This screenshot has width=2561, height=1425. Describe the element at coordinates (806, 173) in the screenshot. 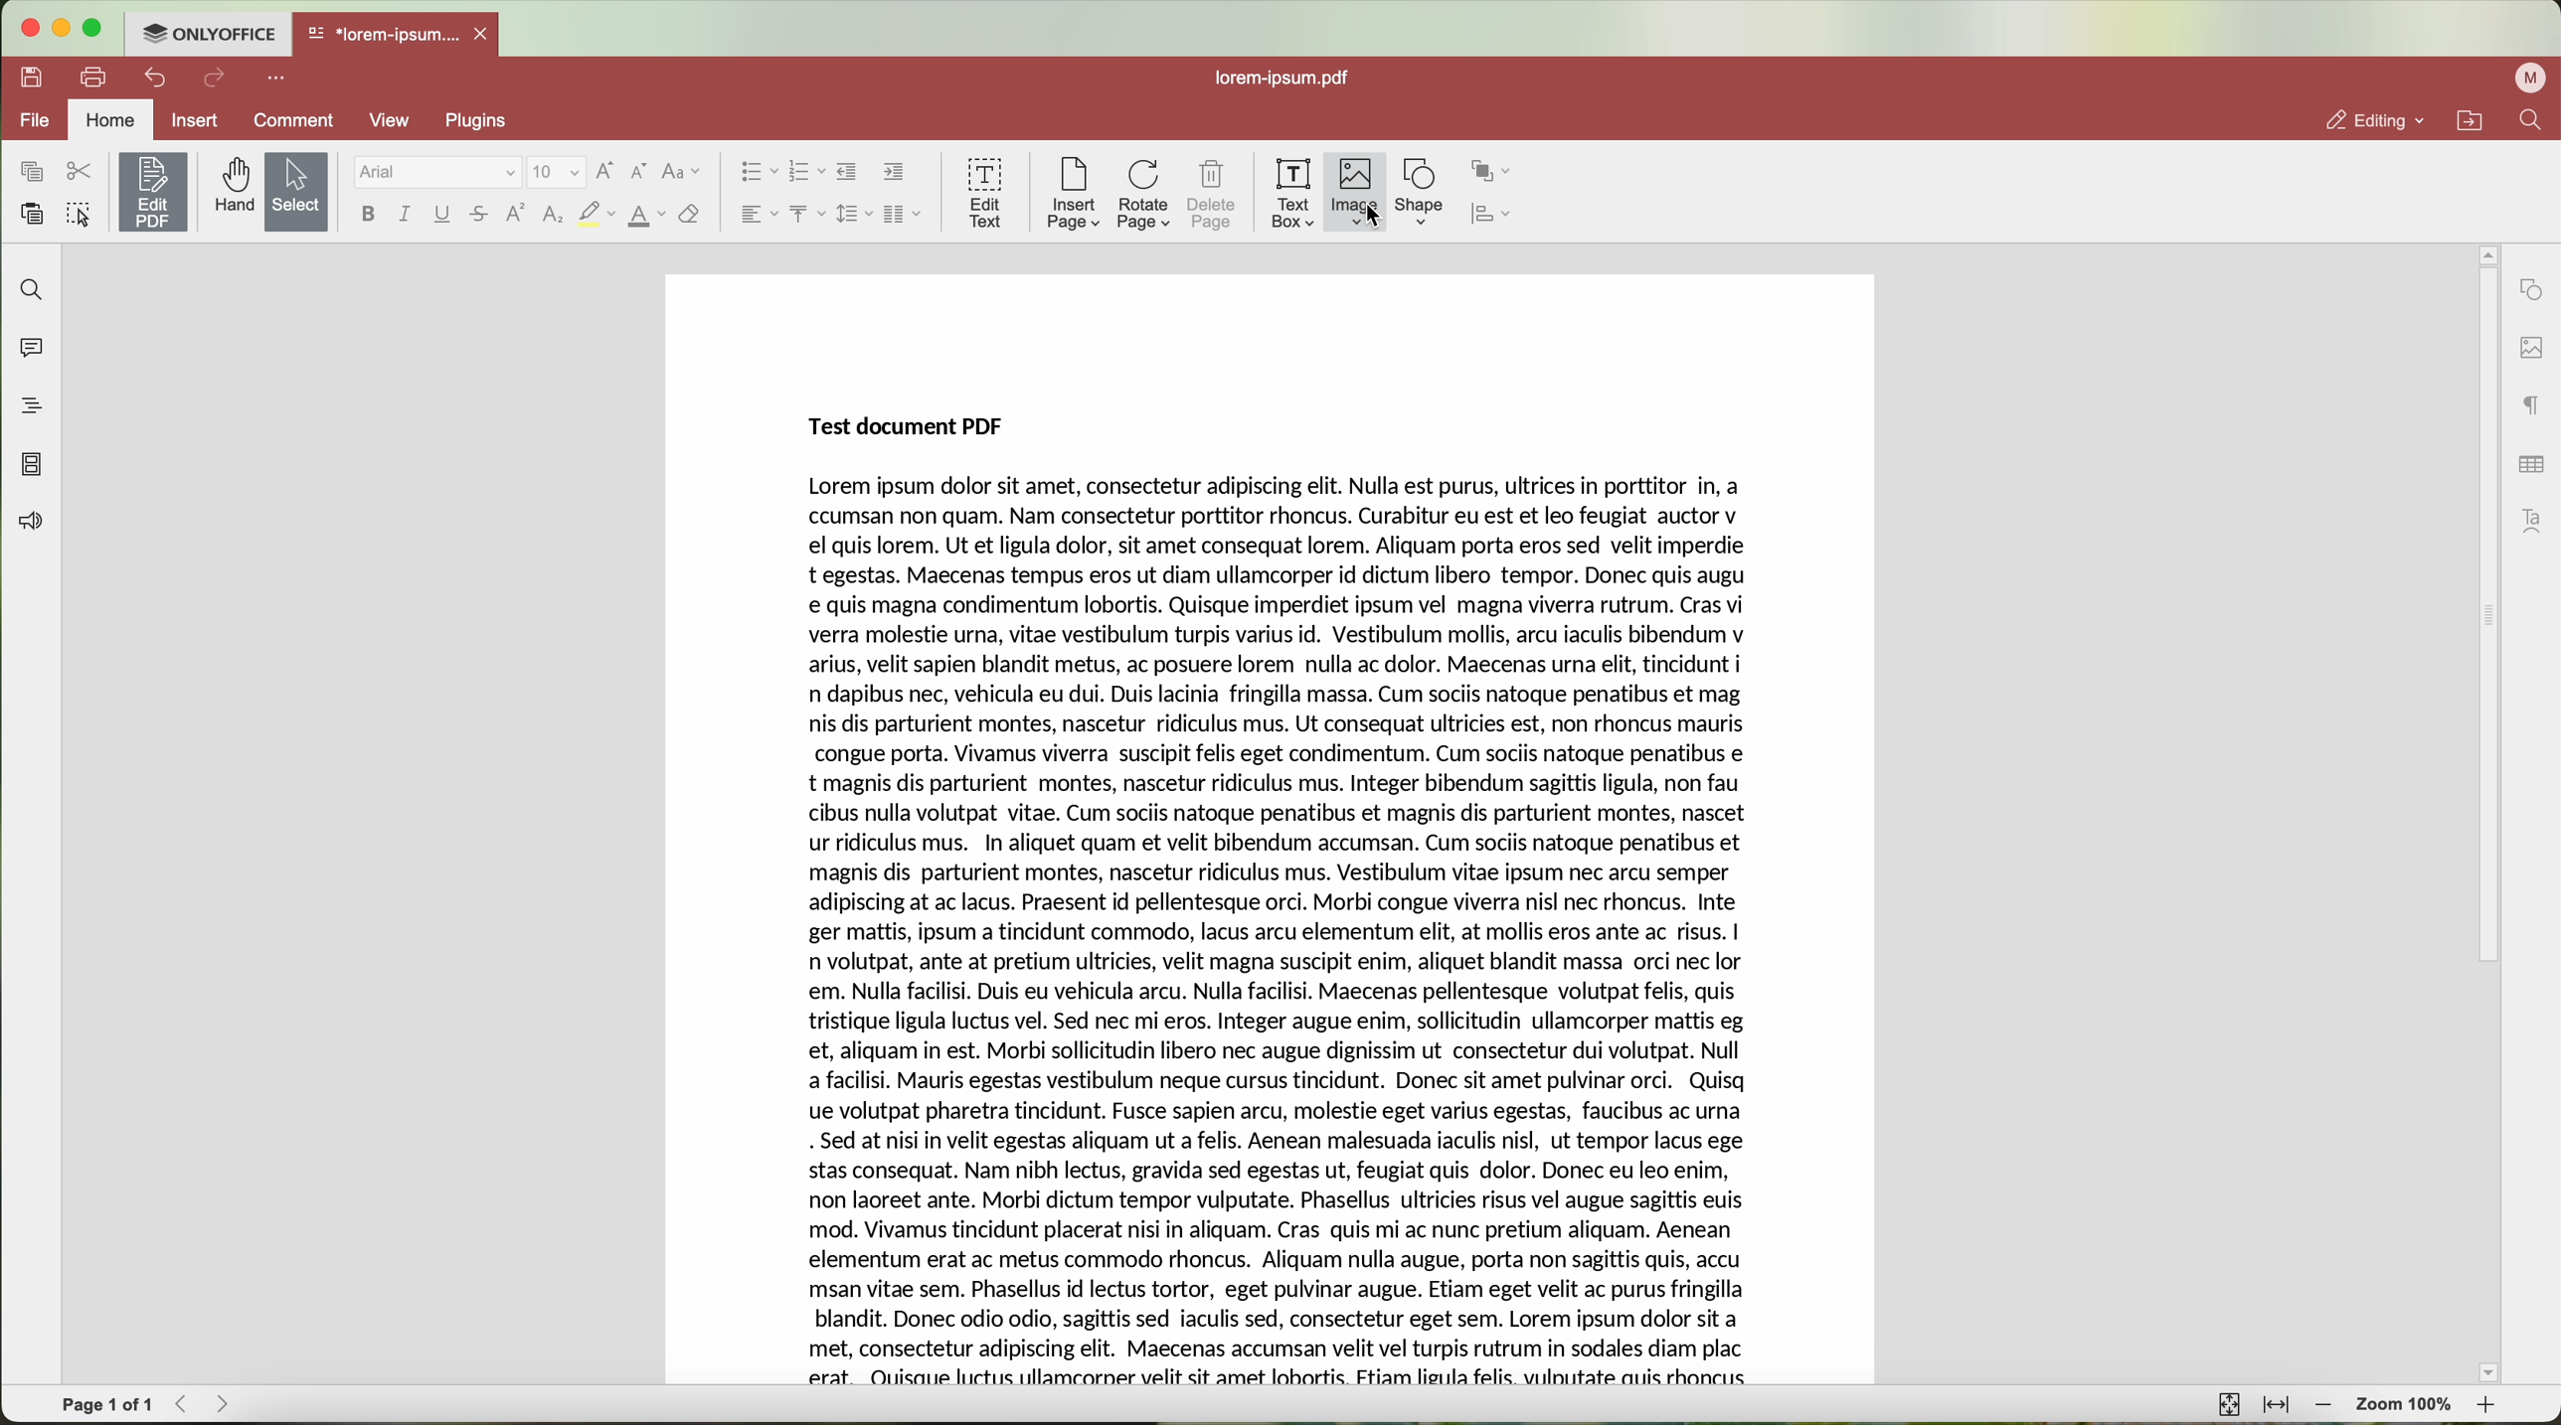

I see `numbering` at that location.